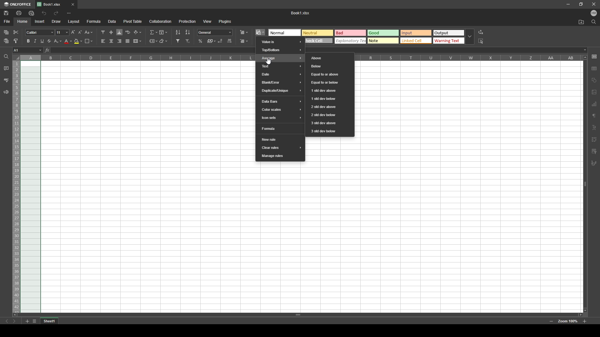 Image resolution: width=600 pixels, height=337 pixels. I want to click on find, so click(594, 22).